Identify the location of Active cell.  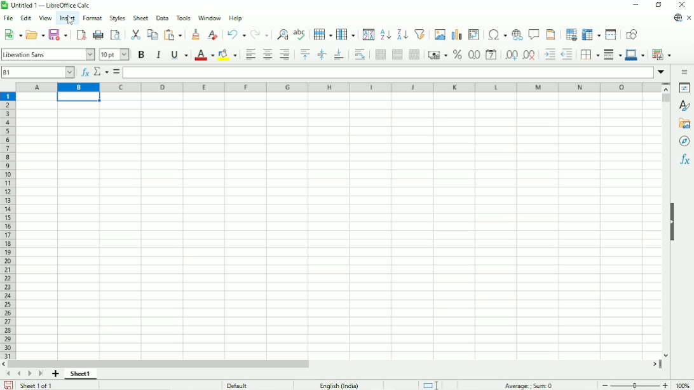
(78, 97).